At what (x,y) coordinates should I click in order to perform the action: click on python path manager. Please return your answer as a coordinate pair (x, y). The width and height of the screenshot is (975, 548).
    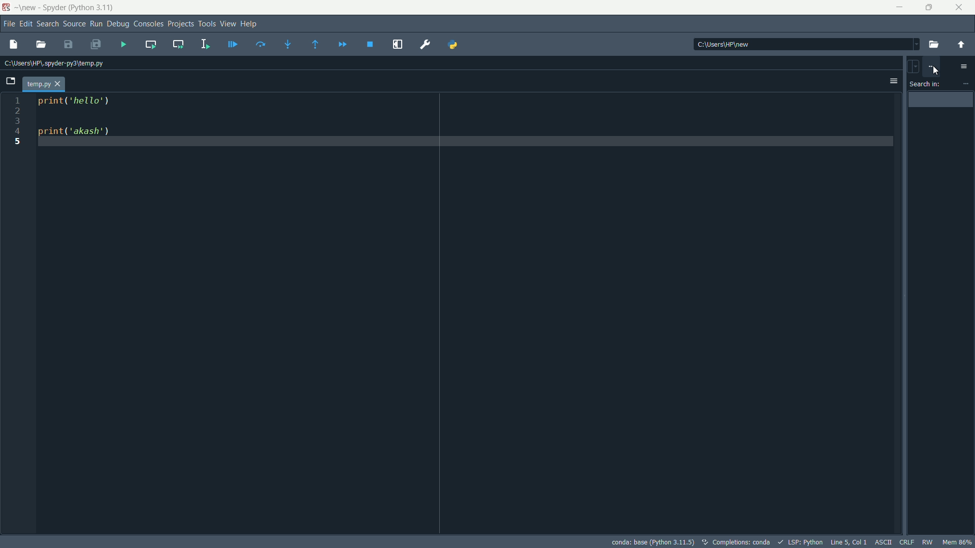
    Looking at the image, I should click on (454, 44).